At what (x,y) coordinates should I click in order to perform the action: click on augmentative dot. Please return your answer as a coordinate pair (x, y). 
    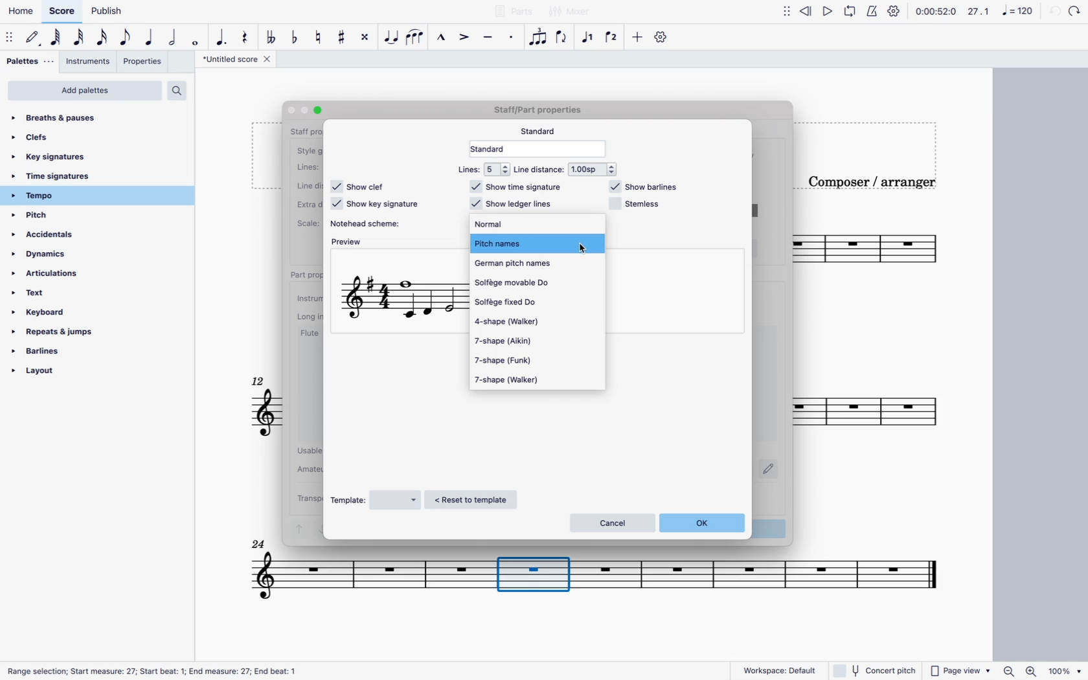
    Looking at the image, I should click on (223, 38).